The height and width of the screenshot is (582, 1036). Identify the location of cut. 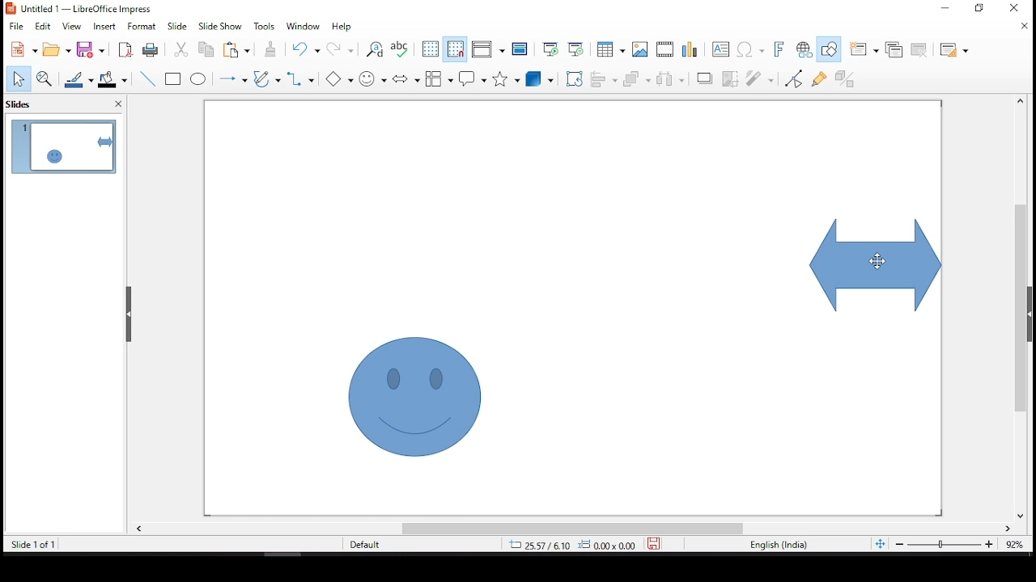
(179, 49).